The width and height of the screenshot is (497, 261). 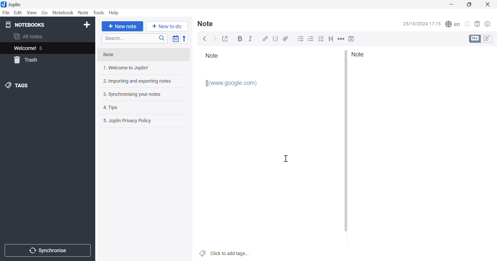 I want to click on Back, so click(x=205, y=39).